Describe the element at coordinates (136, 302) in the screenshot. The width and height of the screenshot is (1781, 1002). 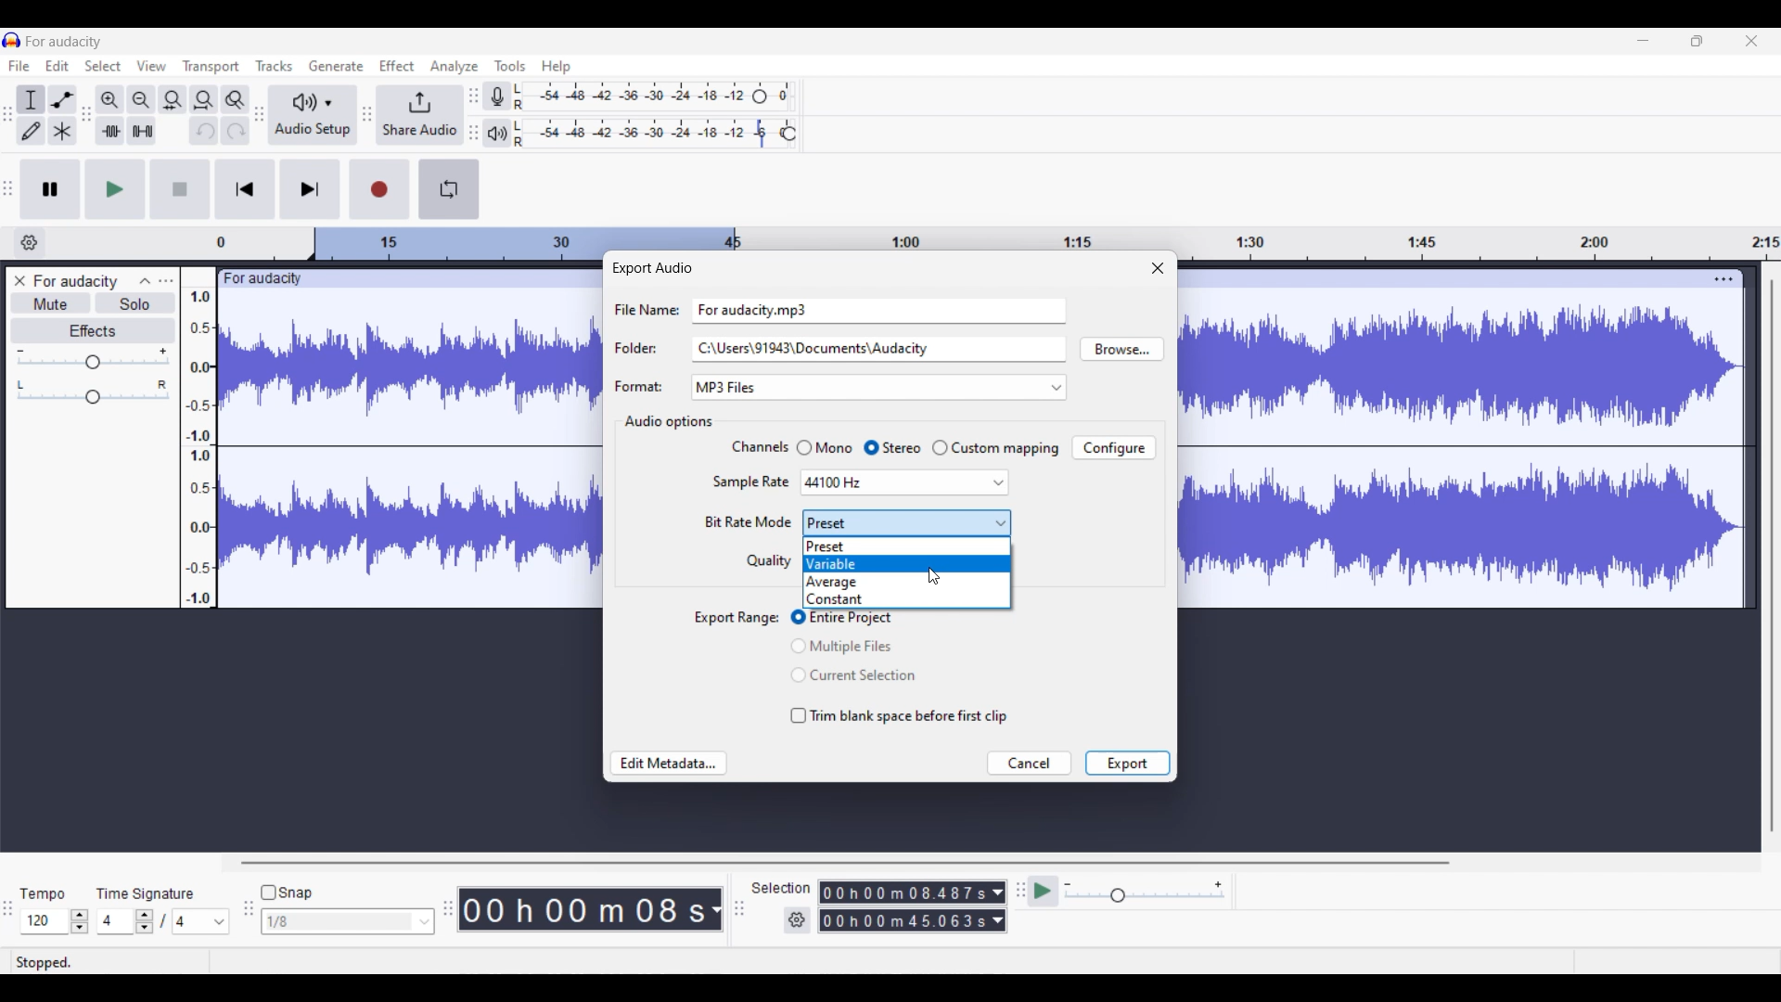
I see `Solo` at that location.